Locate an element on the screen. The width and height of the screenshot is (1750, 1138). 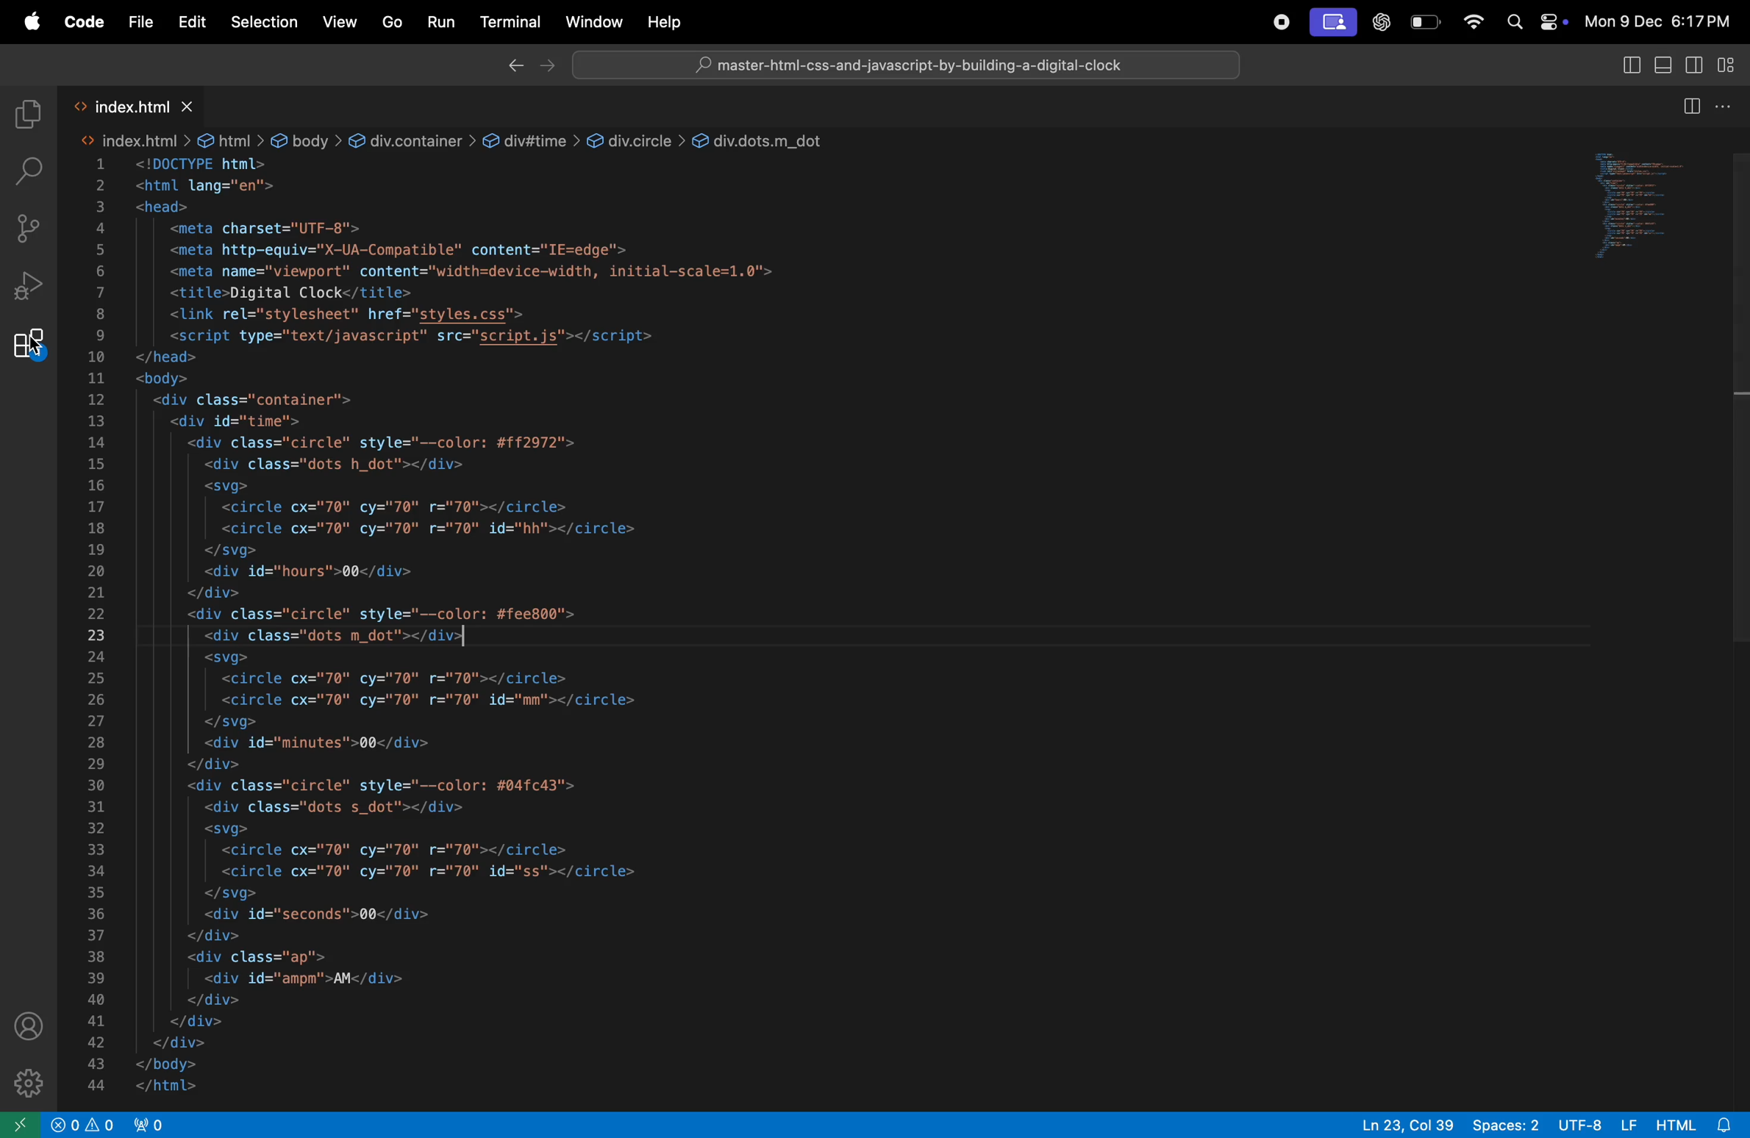
Help is located at coordinates (662, 20).